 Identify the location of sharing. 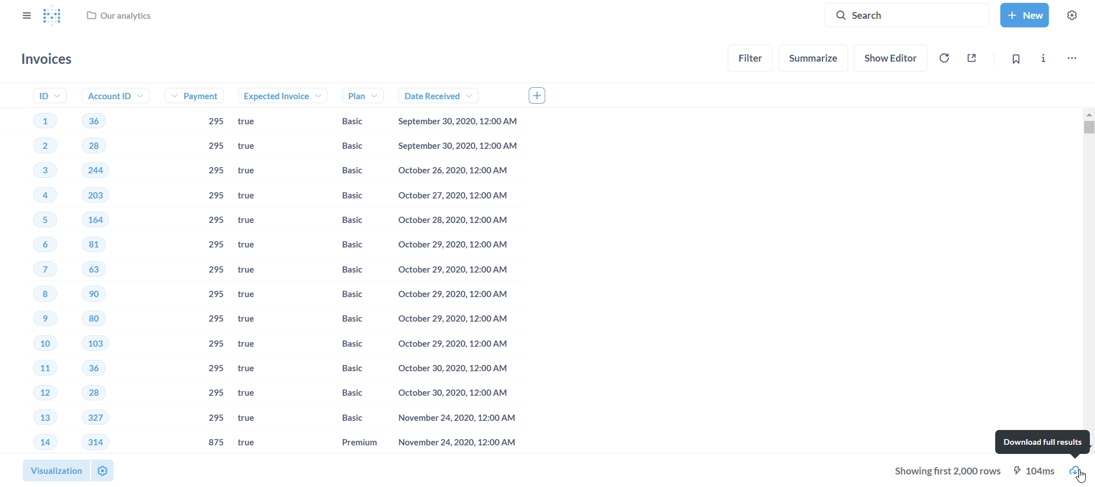
(973, 56).